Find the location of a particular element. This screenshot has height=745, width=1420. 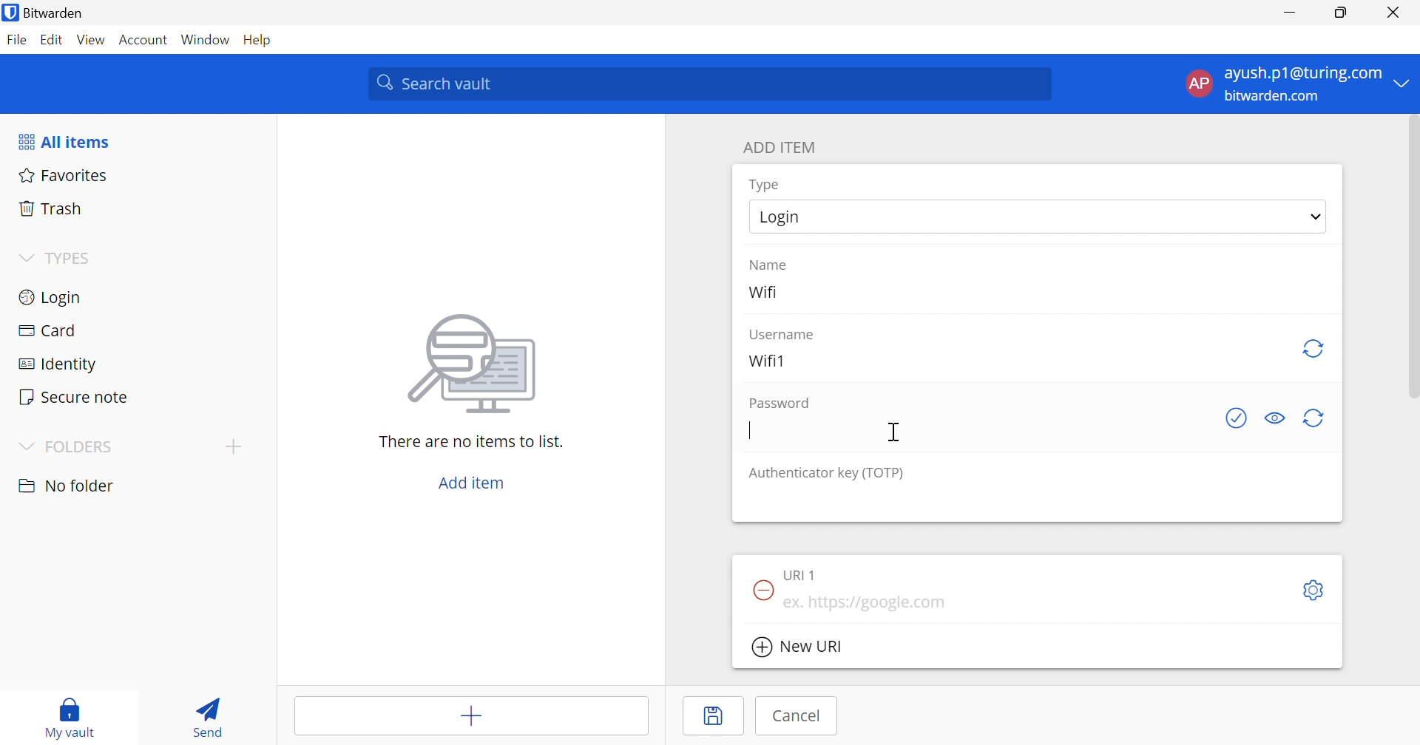

Send is located at coordinates (203, 714).